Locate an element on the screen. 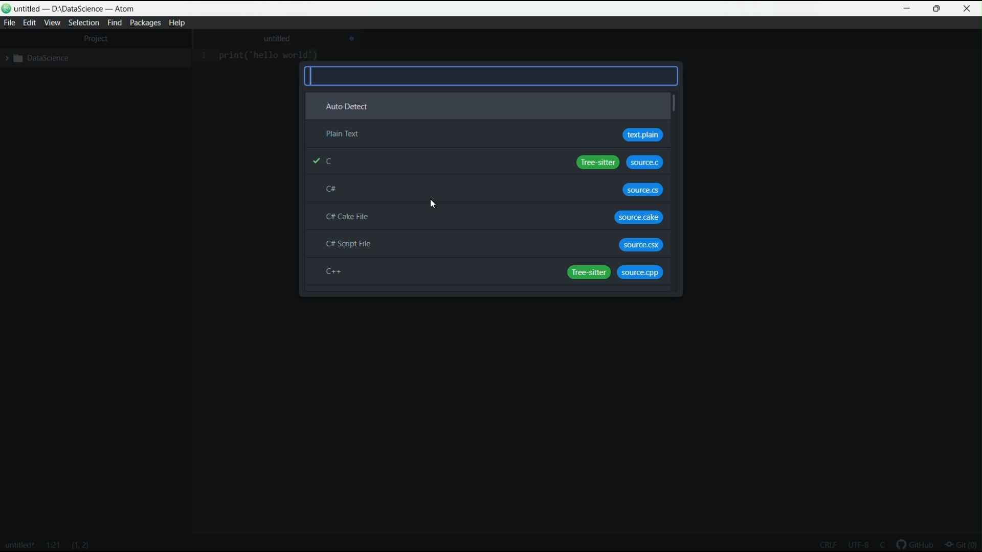 Image resolution: width=982 pixels, height=552 pixels. tree sitter is located at coordinates (597, 163).